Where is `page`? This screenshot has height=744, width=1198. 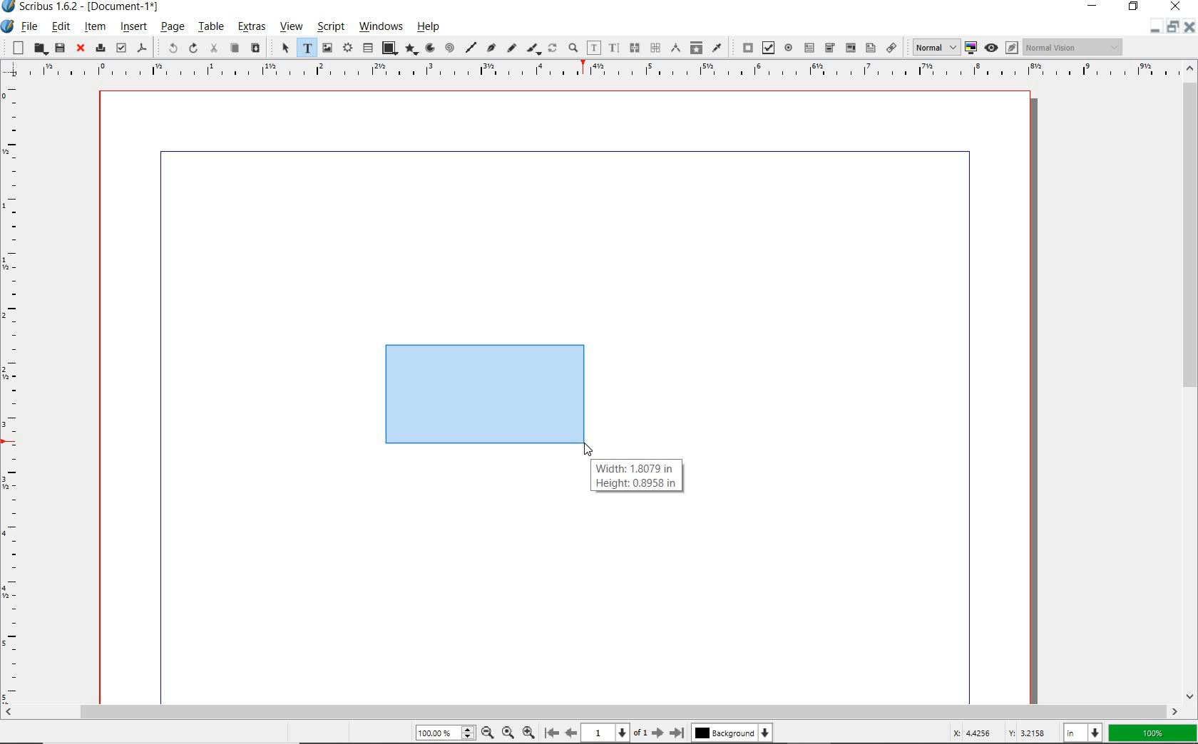
page is located at coordinates (171, 29).